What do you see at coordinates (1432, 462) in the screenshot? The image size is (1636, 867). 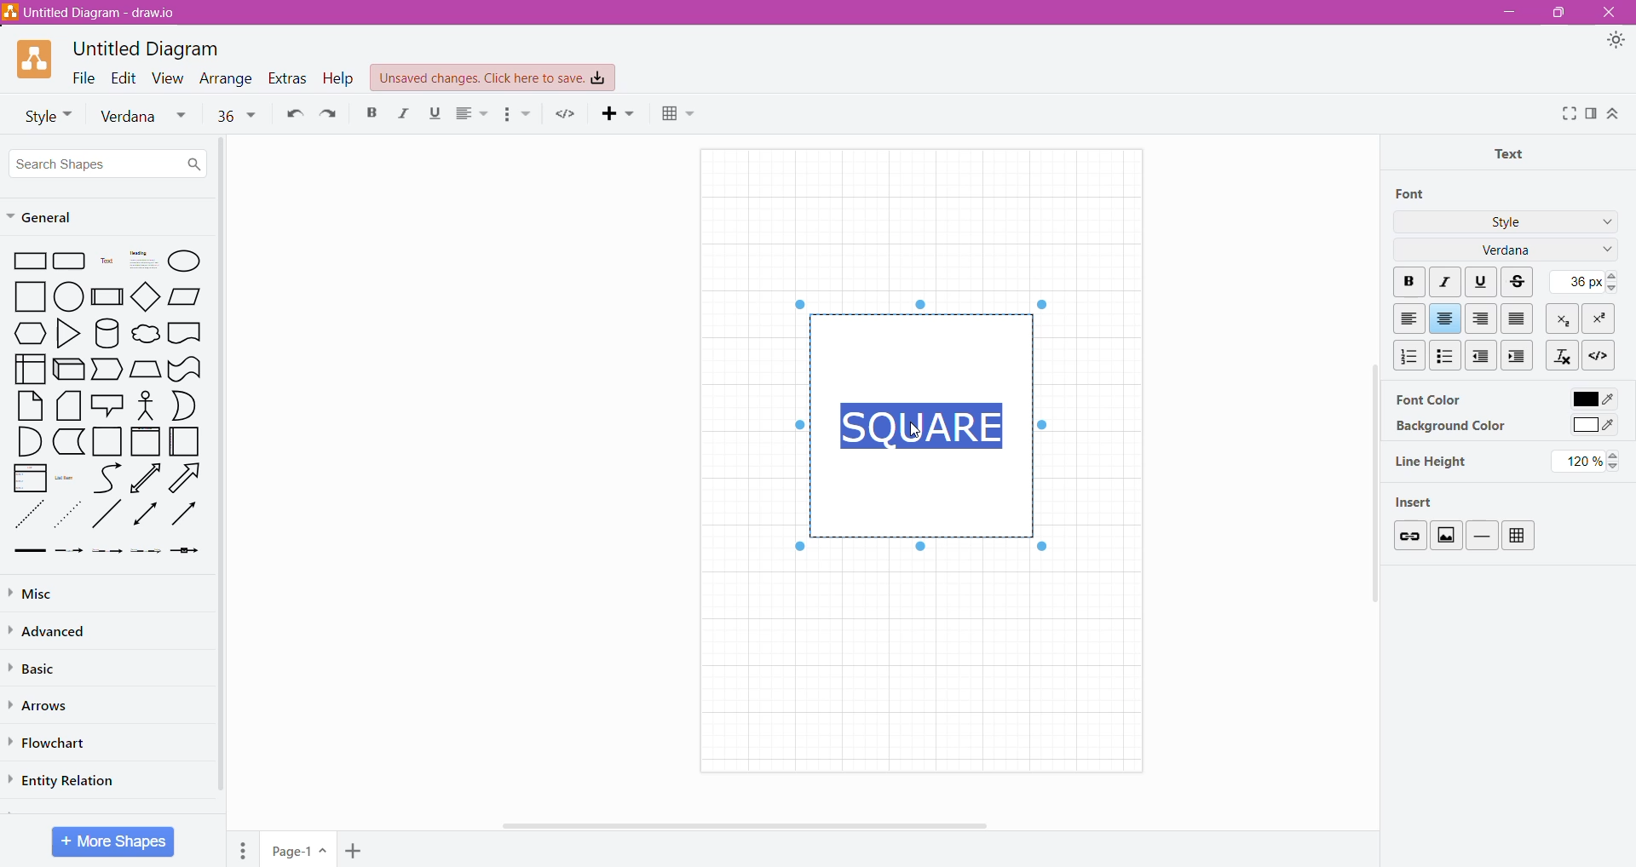 I see `Line Height` at bounding box center [1432, 462].